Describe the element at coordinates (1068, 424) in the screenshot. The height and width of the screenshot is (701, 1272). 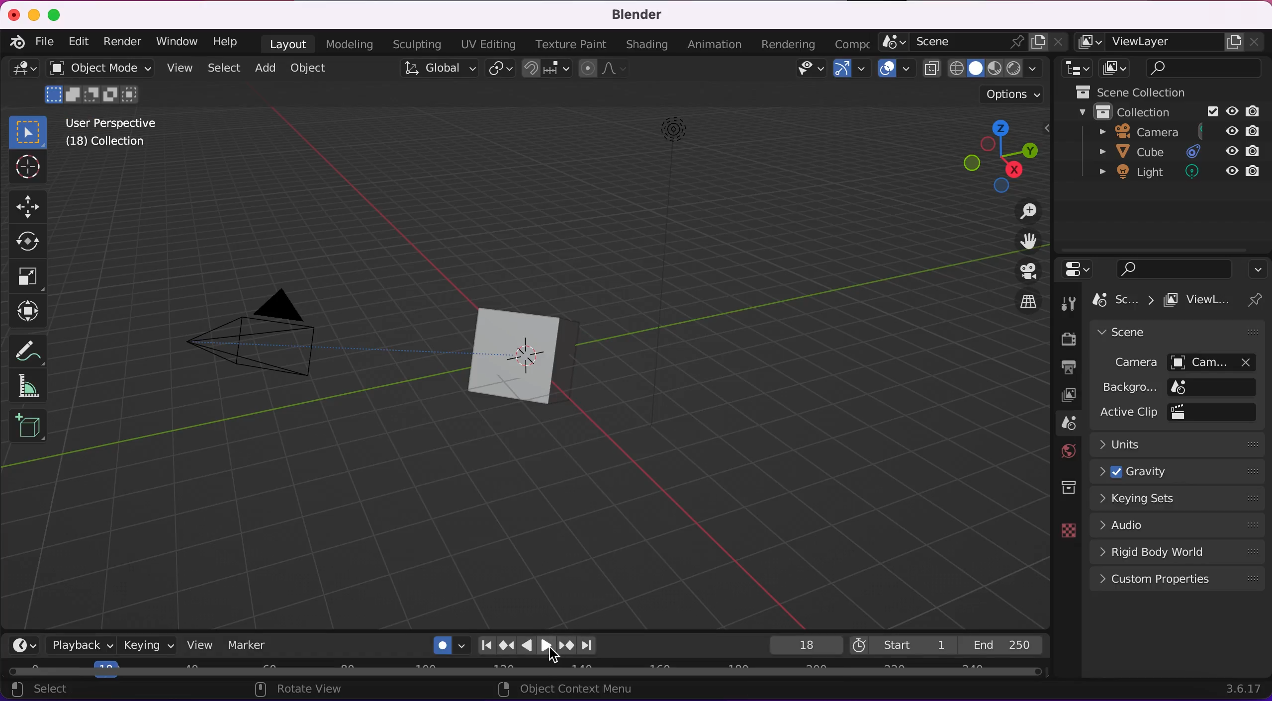
I see `scene` at that location.